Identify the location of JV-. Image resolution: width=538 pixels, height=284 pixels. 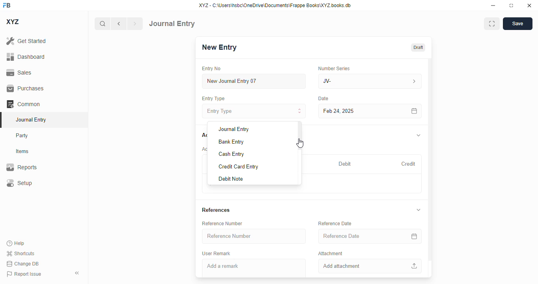
(370, 81).